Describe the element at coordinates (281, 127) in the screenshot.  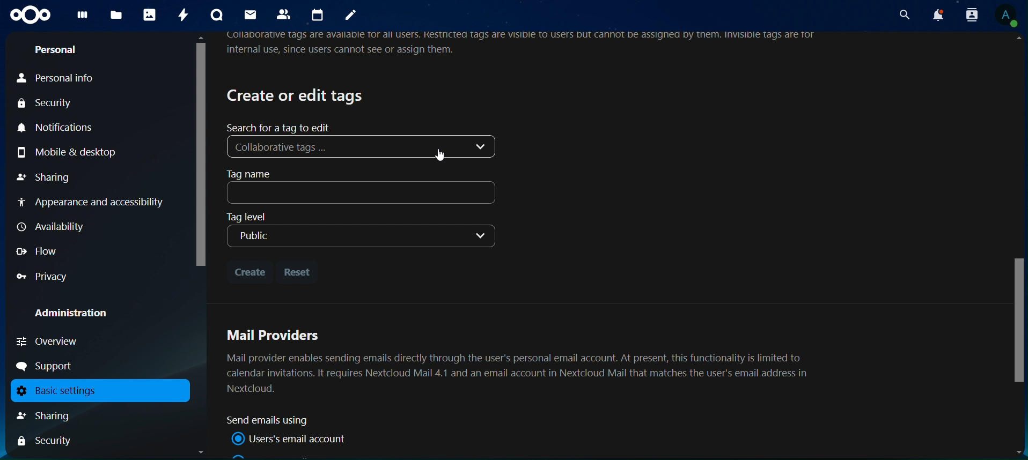
I see `search for a tag to edit` at that location.